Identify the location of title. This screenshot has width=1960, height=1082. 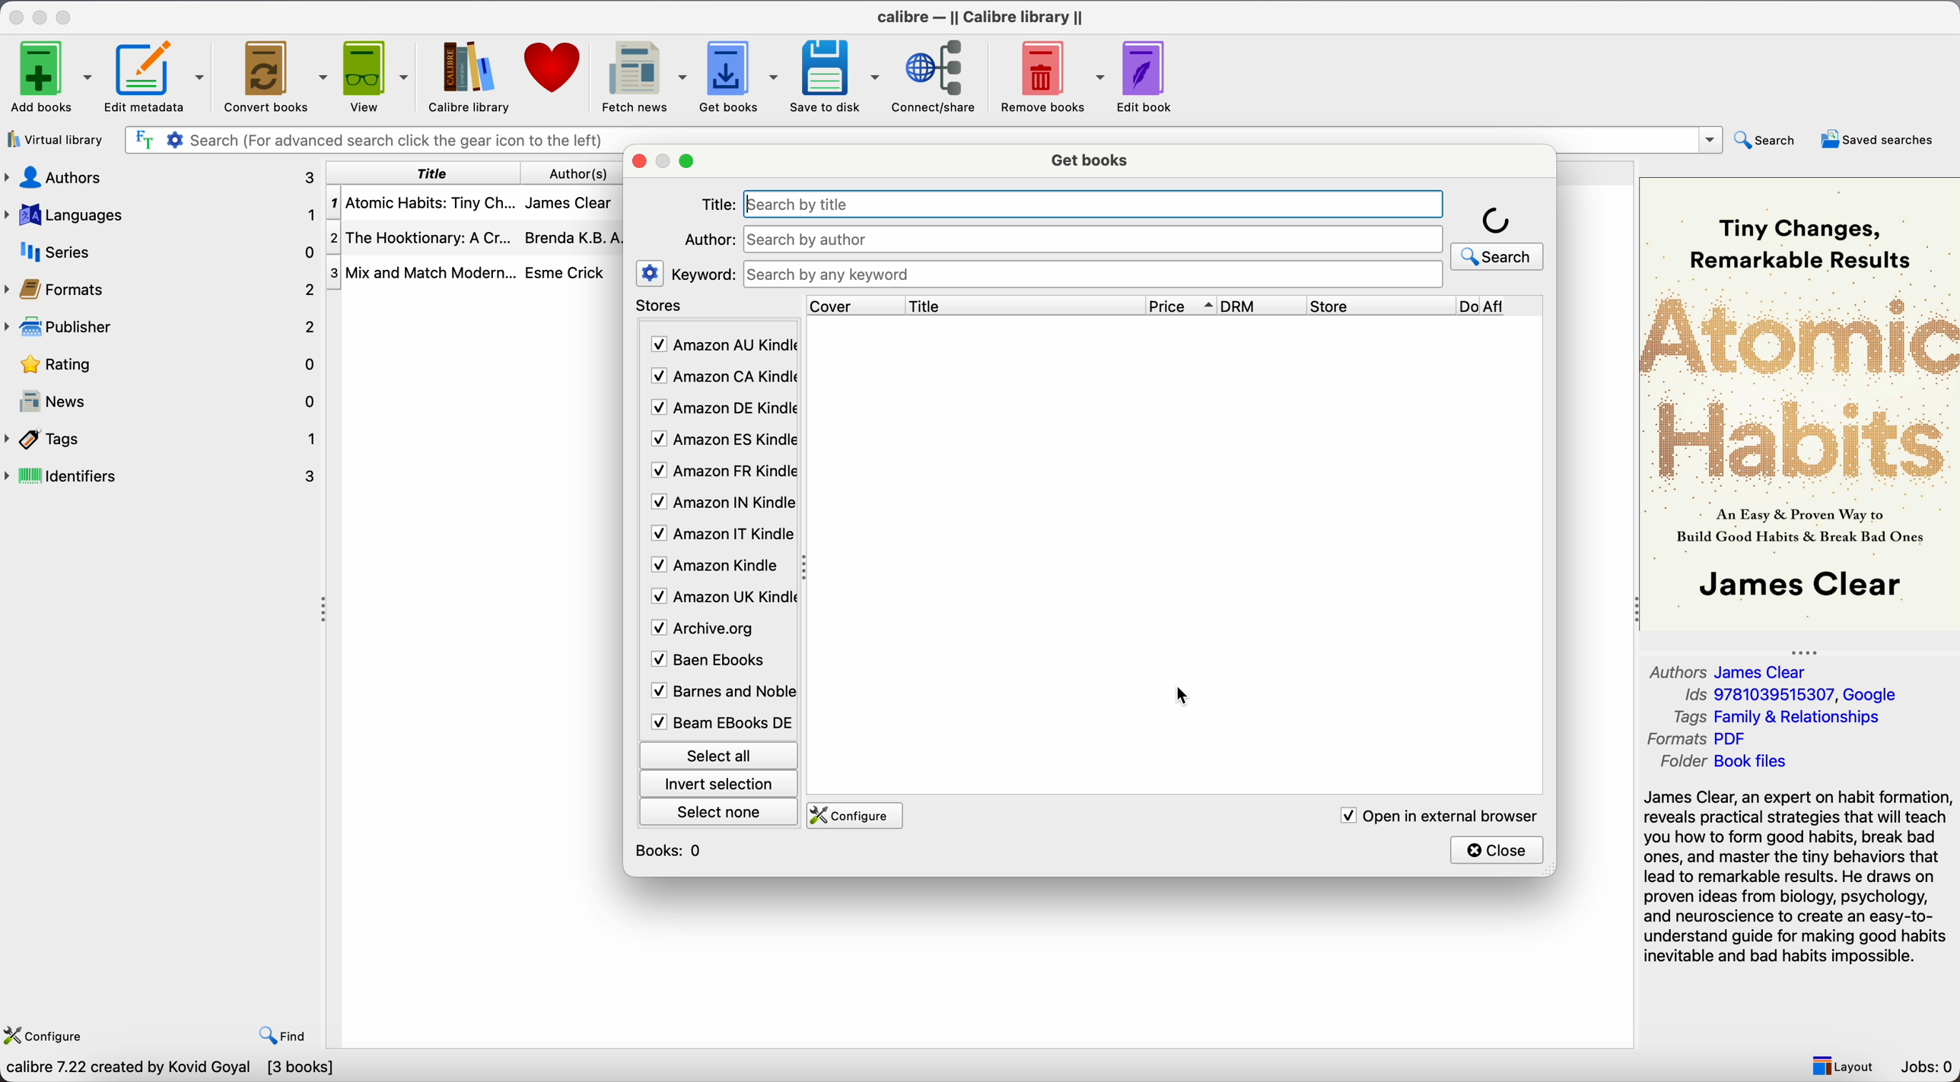
(431, 173).